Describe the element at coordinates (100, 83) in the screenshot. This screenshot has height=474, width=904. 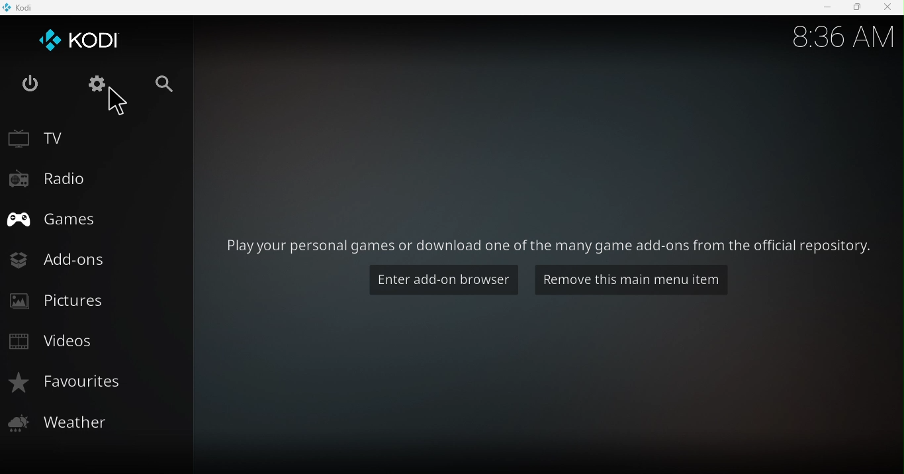
I see `Settings` at that location.